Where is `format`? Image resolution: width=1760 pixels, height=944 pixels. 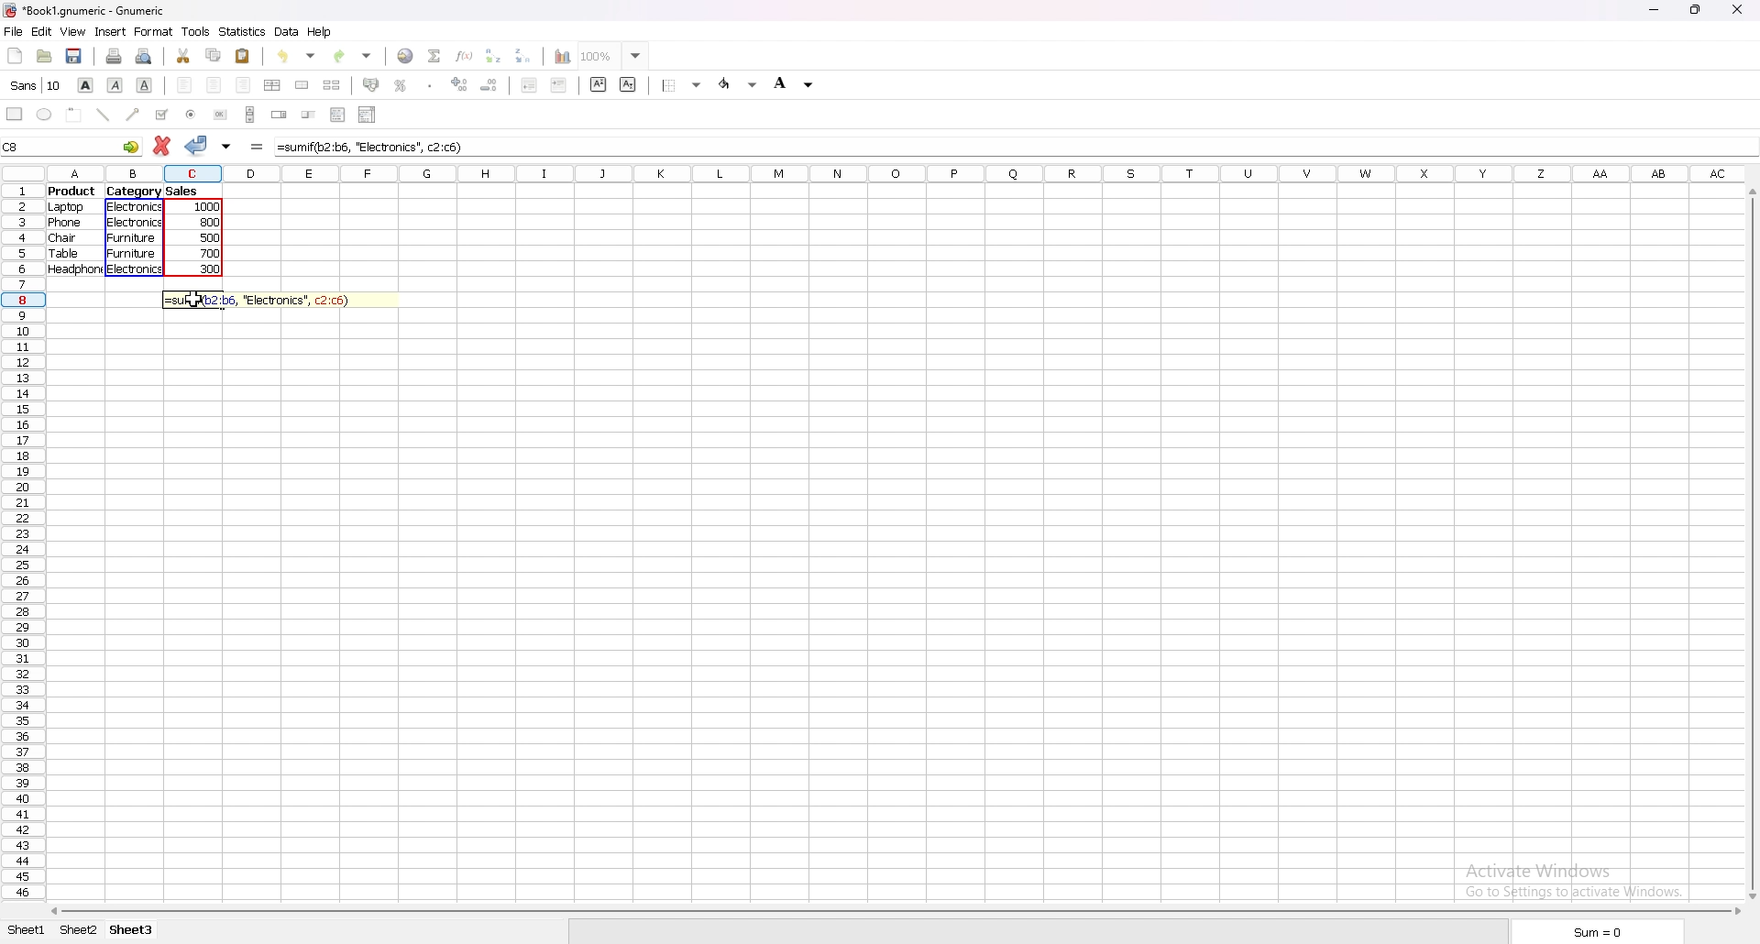 format is located at coordinates (153, 31).